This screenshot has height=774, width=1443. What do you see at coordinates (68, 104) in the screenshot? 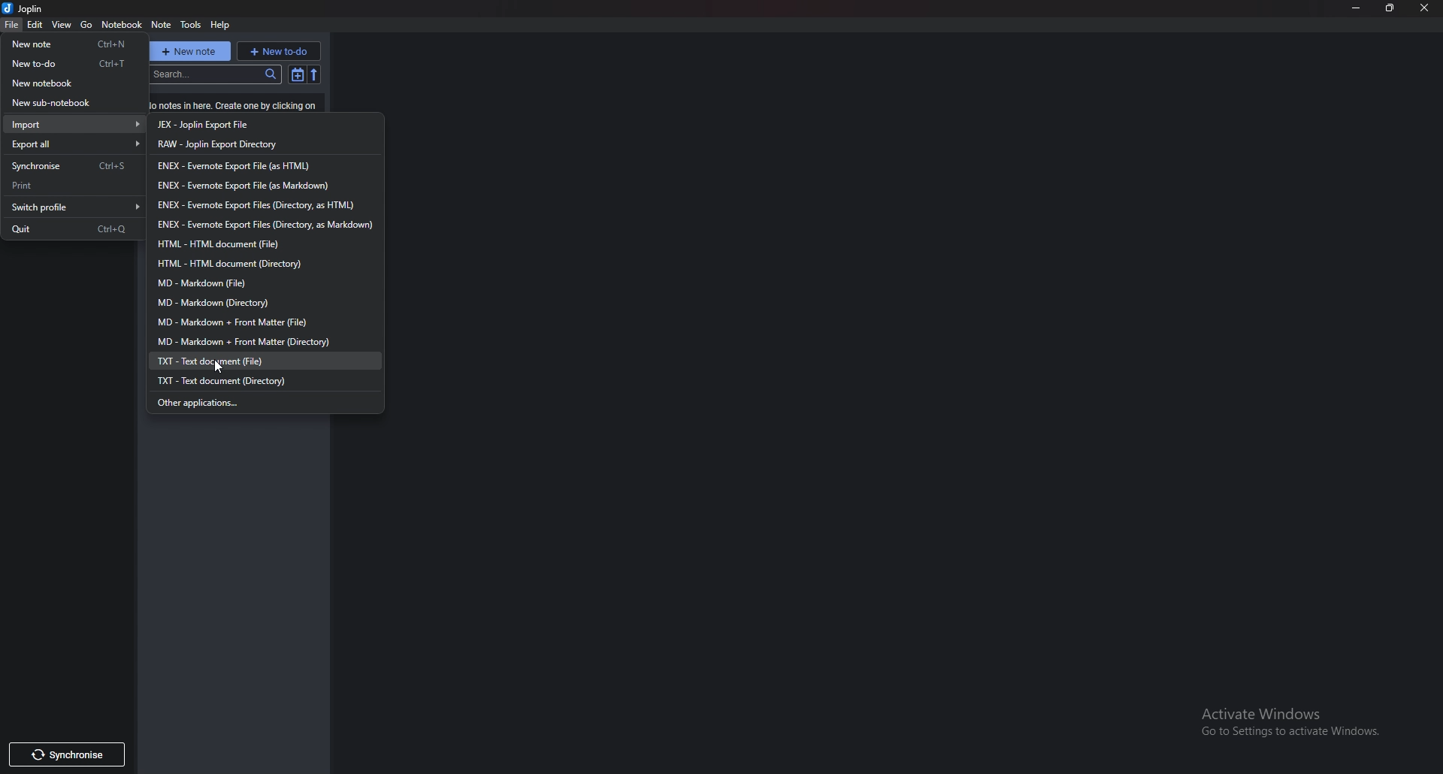
I see `New sub notebook` at bounding box center [68, 104].